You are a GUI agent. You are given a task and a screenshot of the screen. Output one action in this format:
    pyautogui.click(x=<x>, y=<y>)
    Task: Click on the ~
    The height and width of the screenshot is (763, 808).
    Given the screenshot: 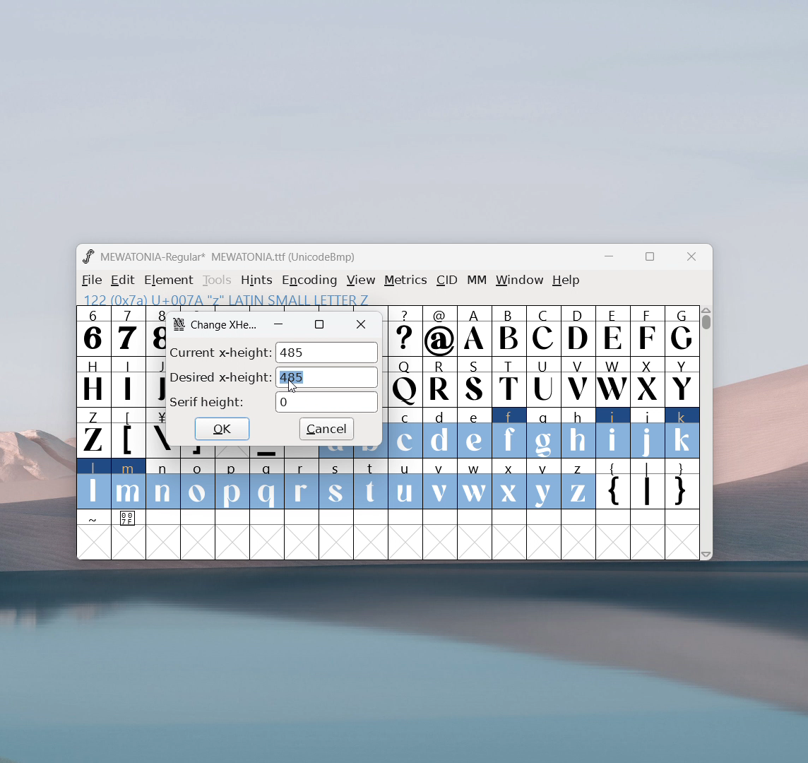 What is the action you would take?
    pyautogui.click(x=94, y=519)
    